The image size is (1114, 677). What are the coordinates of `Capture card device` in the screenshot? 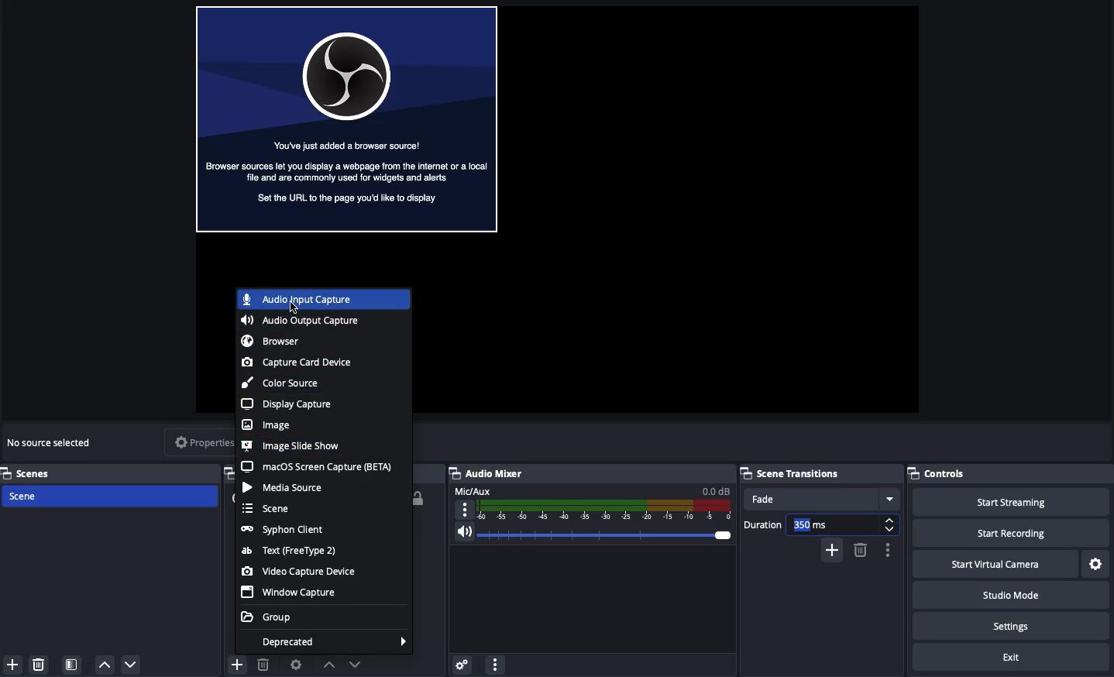 It's located at (299, 363).